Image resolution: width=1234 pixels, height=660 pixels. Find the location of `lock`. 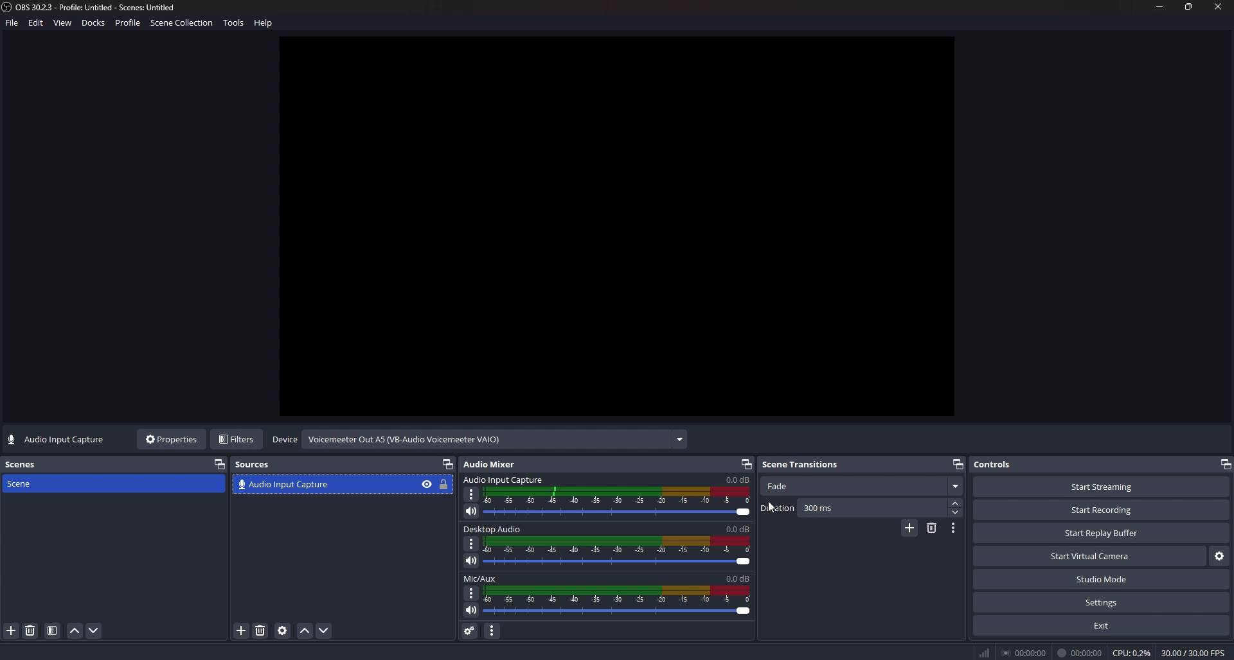

lock is located at coordinates (446, 483).